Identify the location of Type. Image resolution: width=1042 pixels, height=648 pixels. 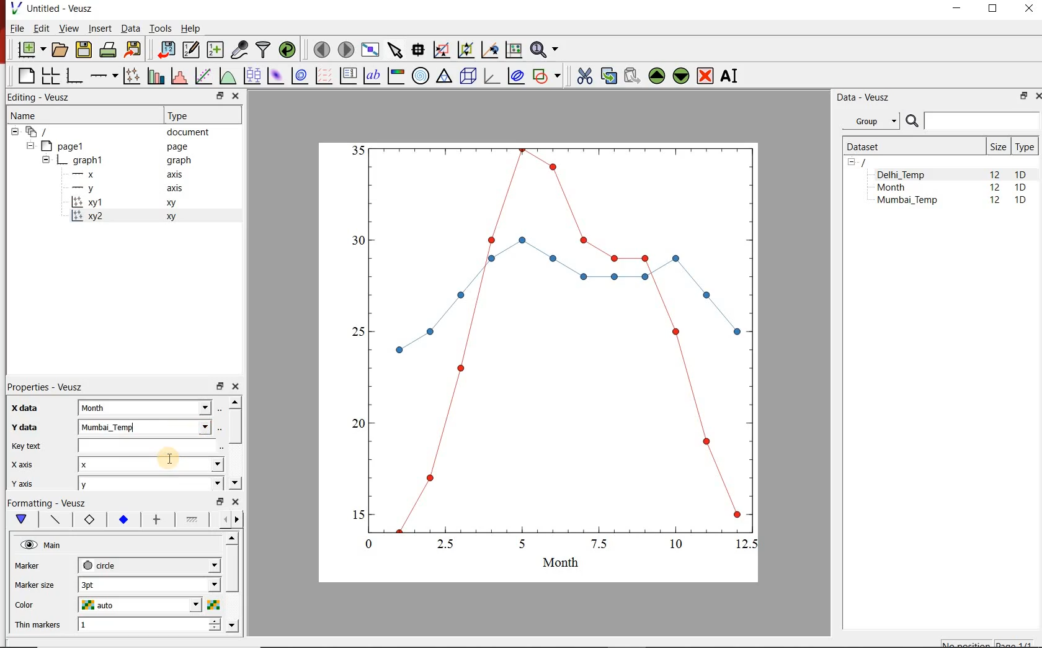
(1025, 146).